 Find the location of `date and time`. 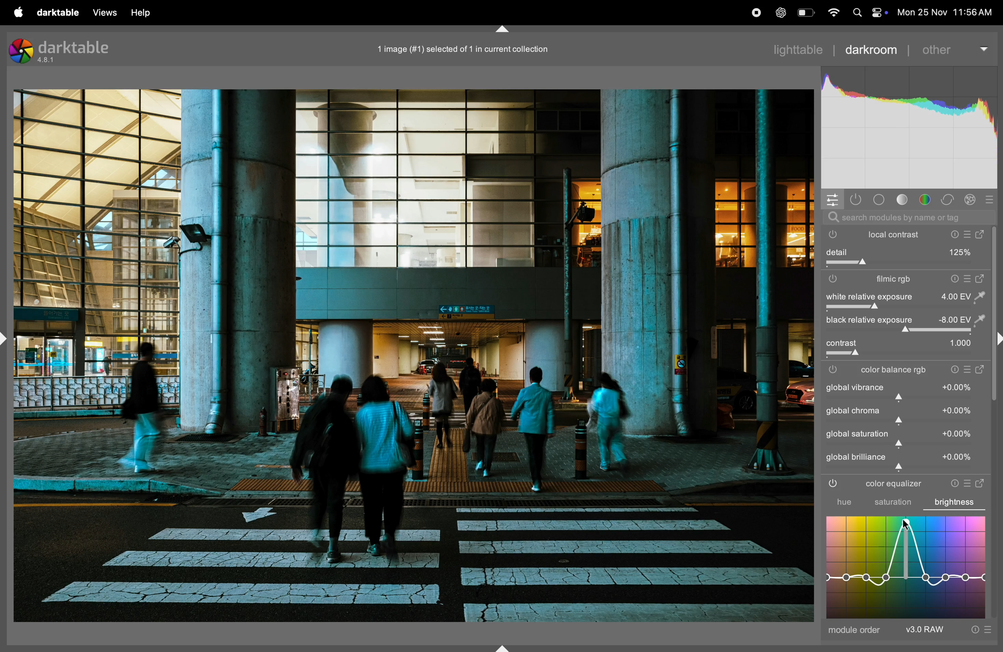

date and time is located at coordinates (945, 12).